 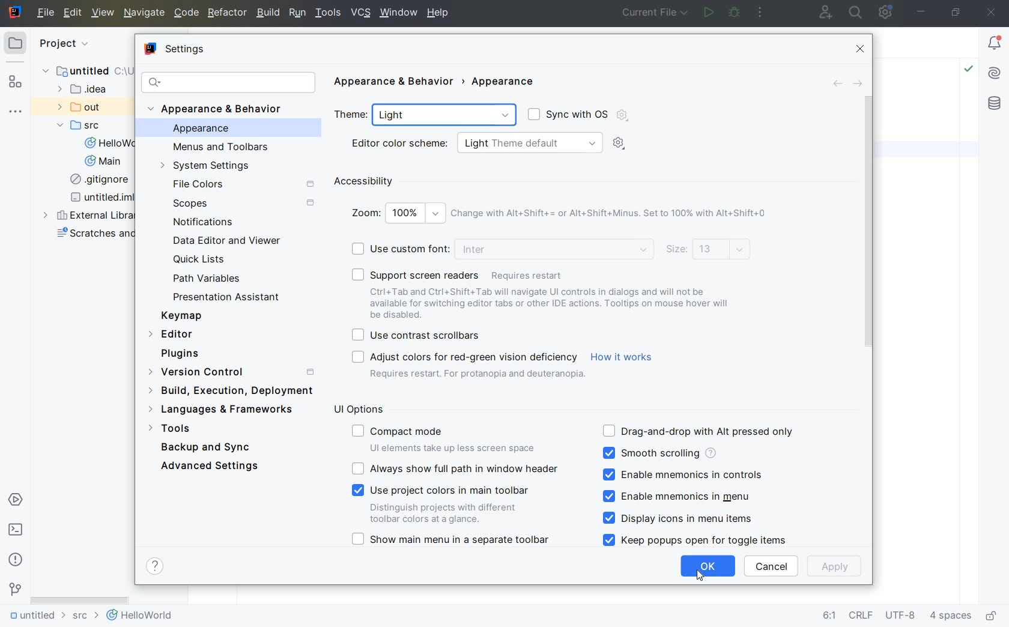 What do you see at coordinates (102, 181) in the screenshot?
I see `.GITIGNORE` at bounding box center [102, 181].